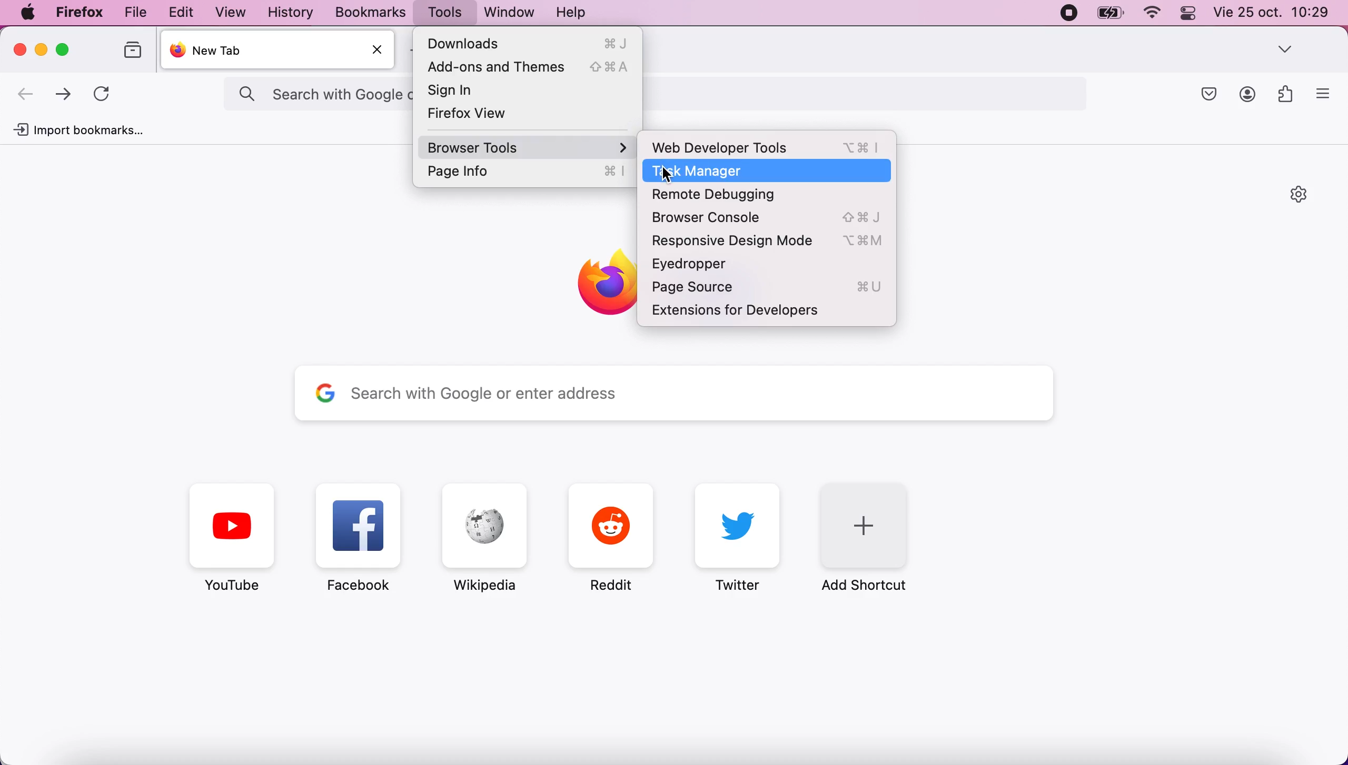 The image size is (1348, 765). Describe the element at coordinates (233, 12) in the screenshot. I see `View` at that location.